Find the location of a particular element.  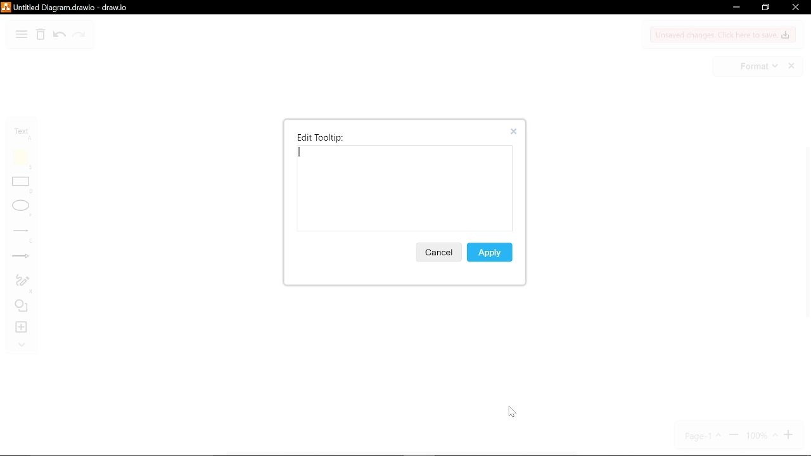

collapse is located at coordinates (22, 346).